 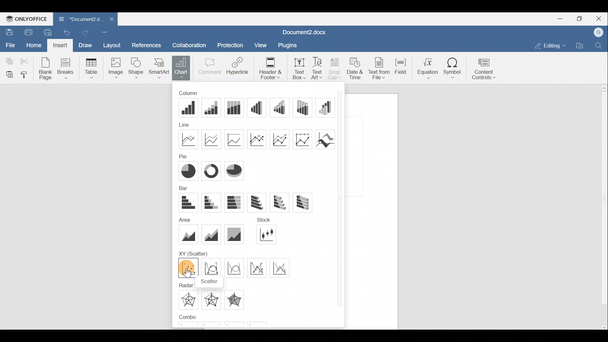 What do you see at coordinates (260, 202) in the screenshot?
I see `3-D clustered bar` at bounding box center [260, 202].